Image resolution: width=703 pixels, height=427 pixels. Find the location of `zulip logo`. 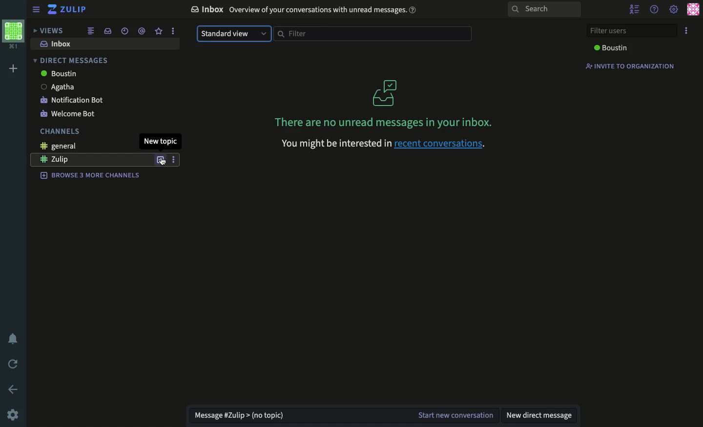

zulip logo is located at coordinates (52, 10).